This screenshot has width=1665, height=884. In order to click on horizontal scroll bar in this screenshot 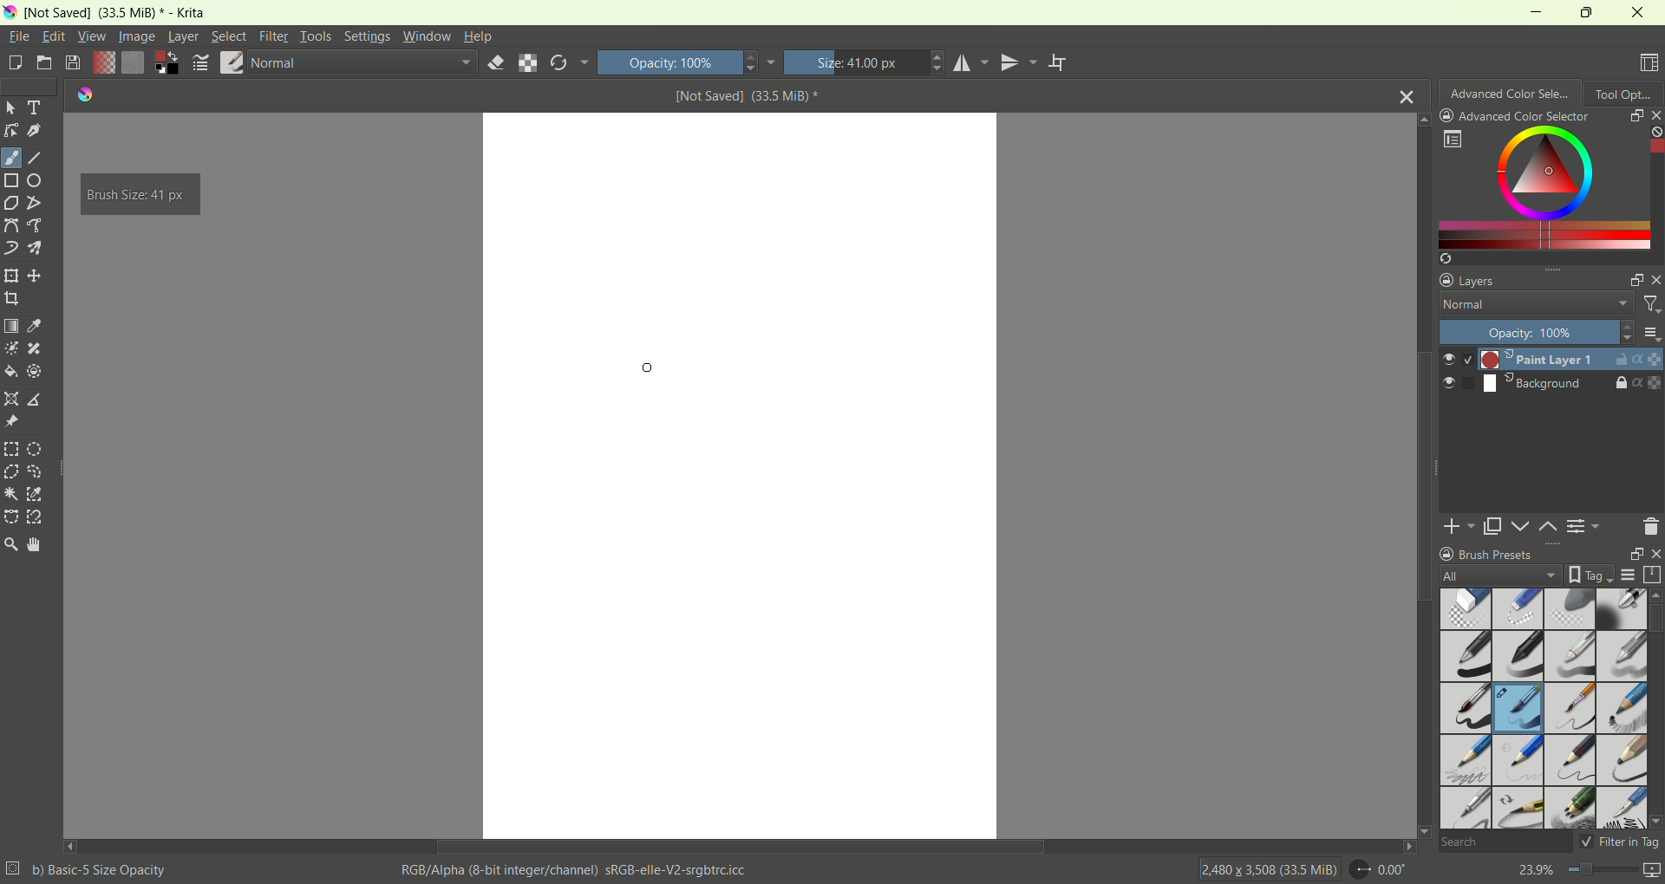, I will do `click(740, 847)`.